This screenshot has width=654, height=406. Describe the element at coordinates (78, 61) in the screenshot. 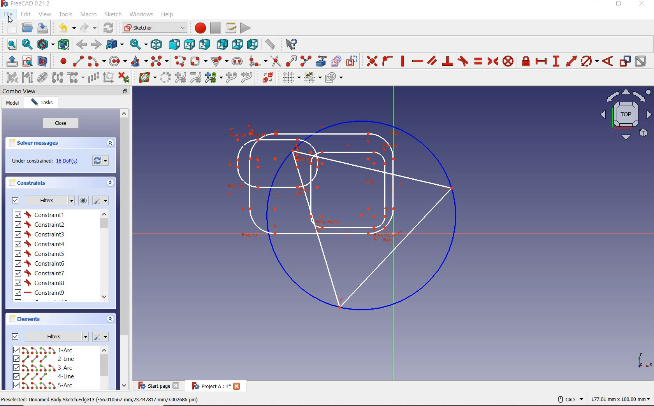

I see `create line` at that location.